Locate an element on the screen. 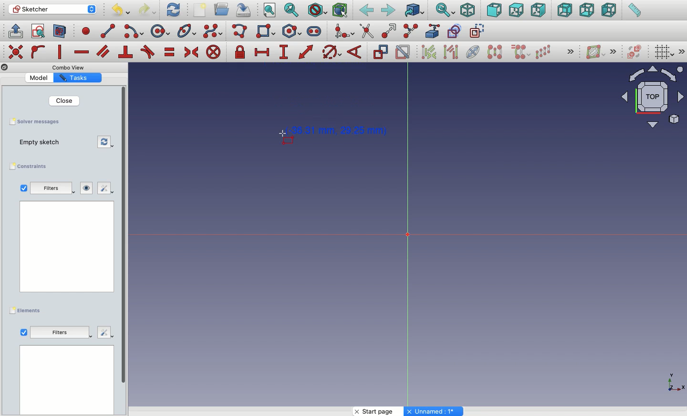  Forward is located at coordinates (388, 10).